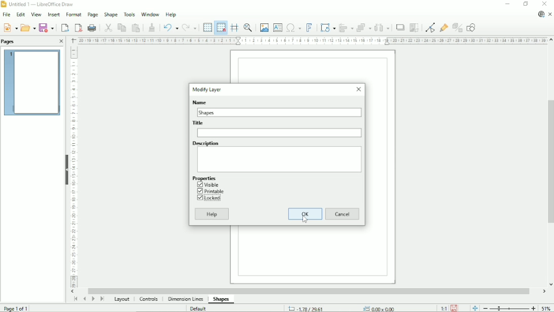 The image size is (554, 312). I want to click on Default, so click(199, 308).